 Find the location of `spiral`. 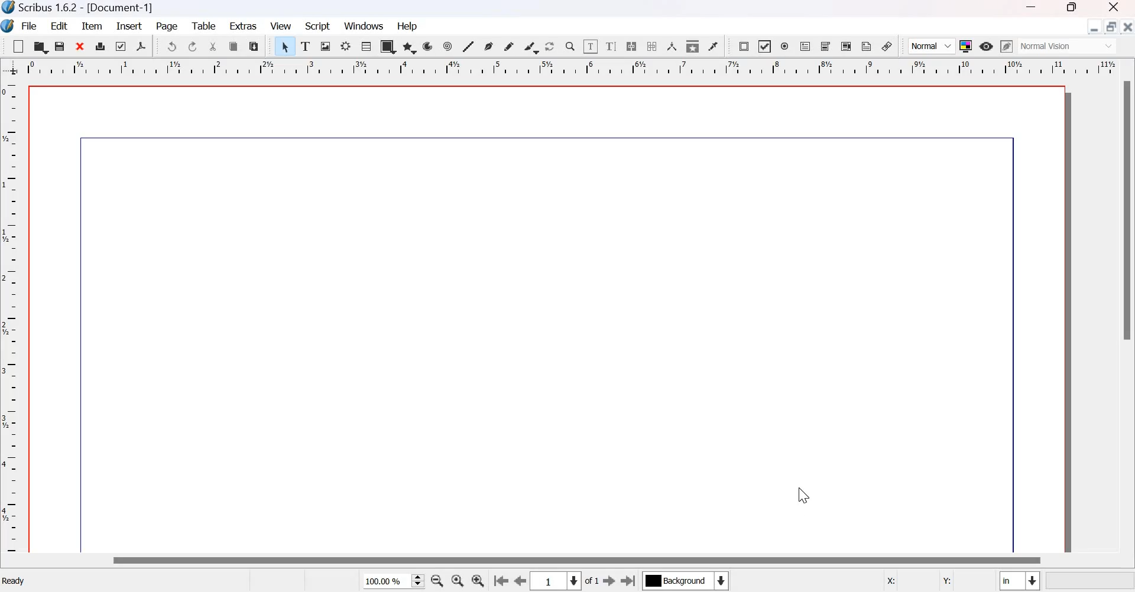

spiral is located at coordinates (447, 46).